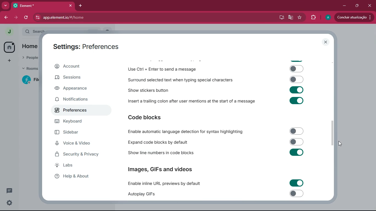  Describe the element at coordinates (342, 144) in the screenshot. I see `cursor` at that location.